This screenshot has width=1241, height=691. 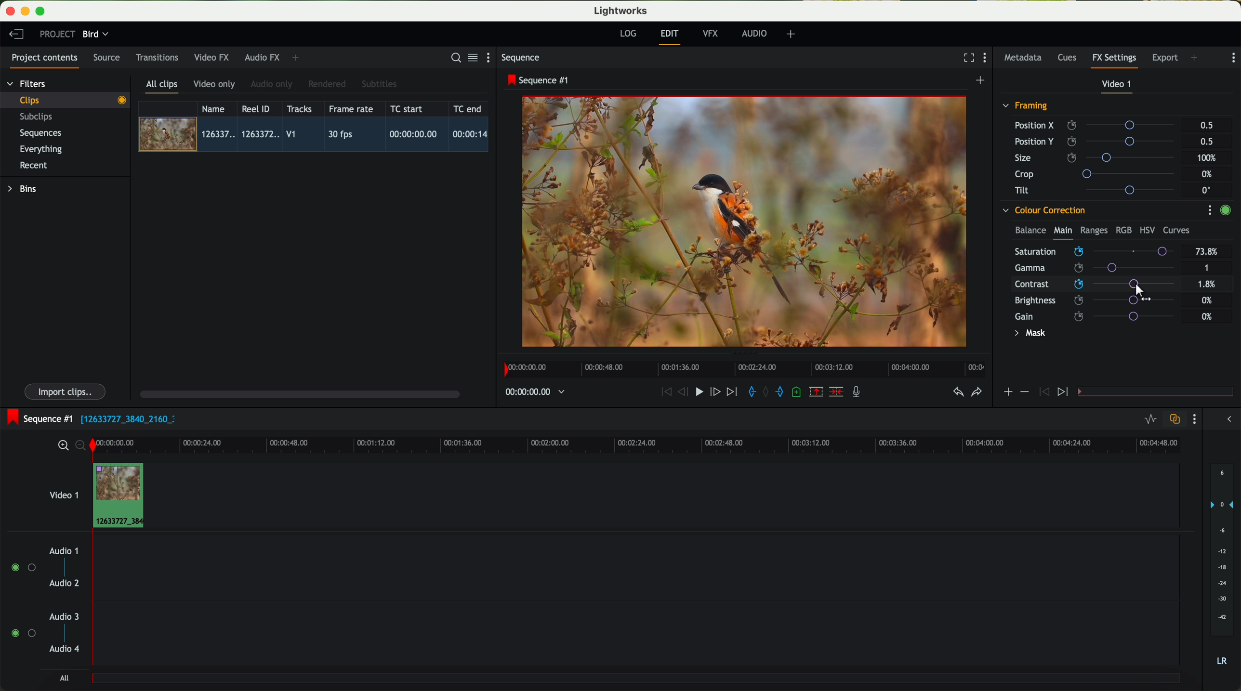 What do you see at coordinates (472, 57) in the screenshot?
I see `toggle between list and title view` at bounding box center [472, 57].